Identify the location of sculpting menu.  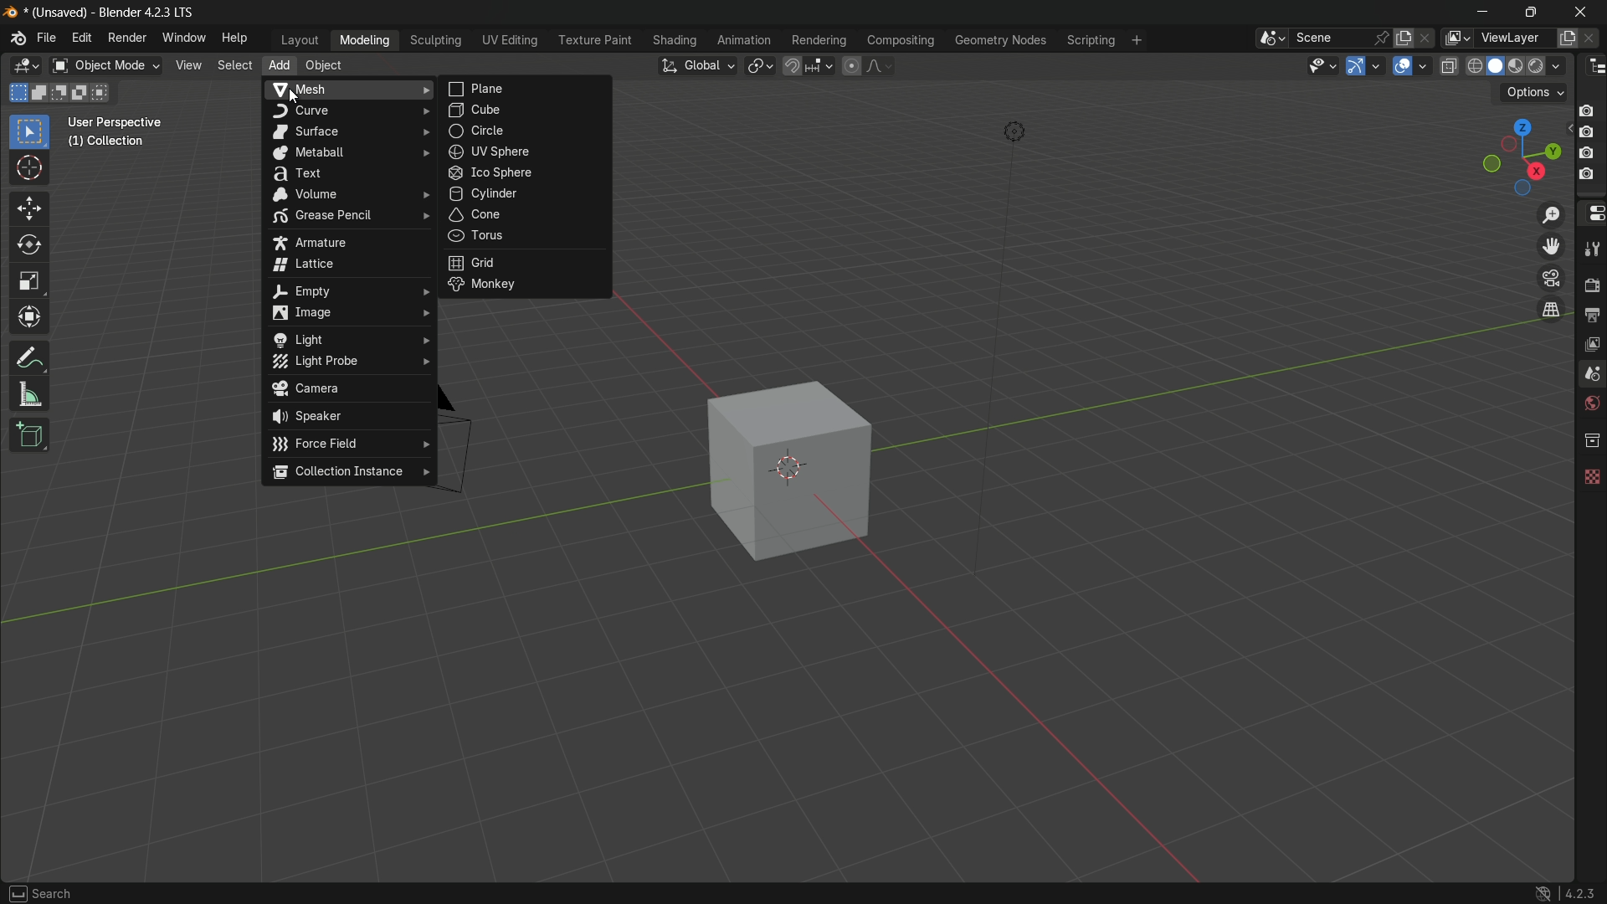
(436, 40).